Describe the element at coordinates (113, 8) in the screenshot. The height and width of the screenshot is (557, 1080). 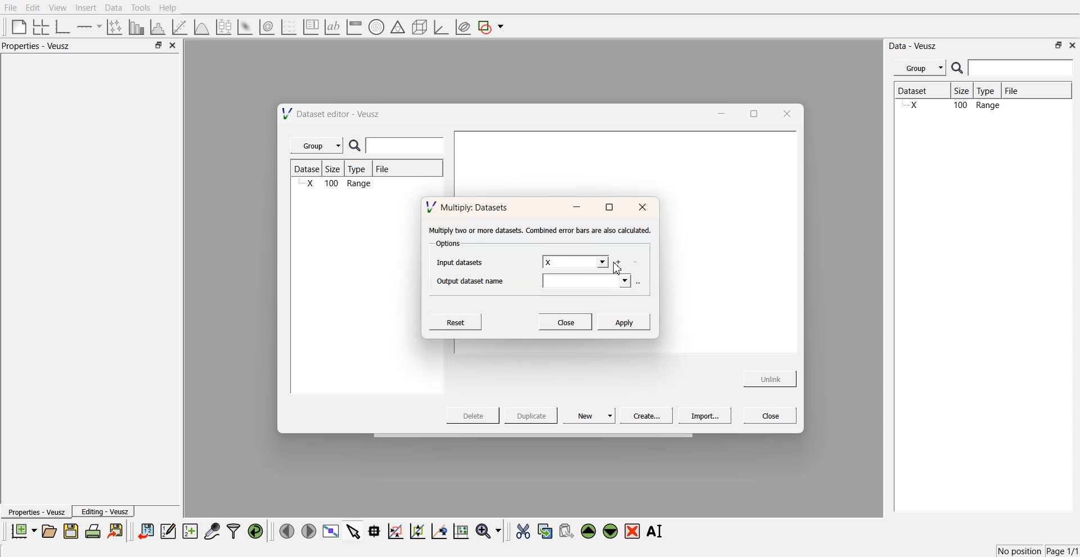
I see `Data` at that location.